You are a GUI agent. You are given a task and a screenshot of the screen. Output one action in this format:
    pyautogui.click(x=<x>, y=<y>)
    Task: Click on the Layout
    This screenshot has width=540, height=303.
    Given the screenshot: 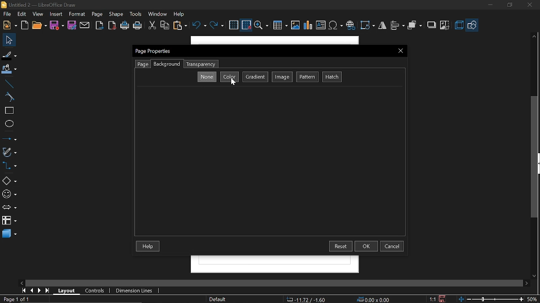 What is the action you would take?
    pyautogui.click(x=67, y=290)
    